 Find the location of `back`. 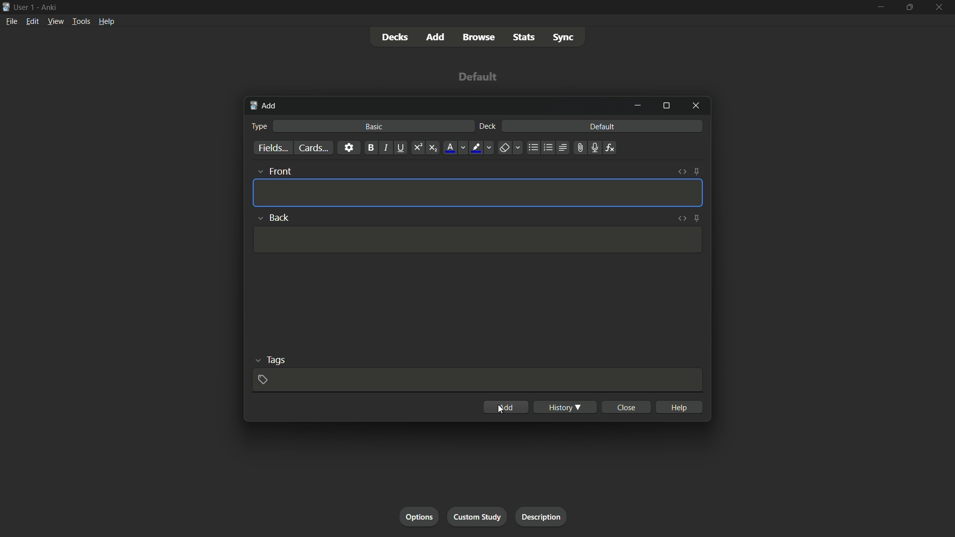

back is located at coordinates (273, 216).